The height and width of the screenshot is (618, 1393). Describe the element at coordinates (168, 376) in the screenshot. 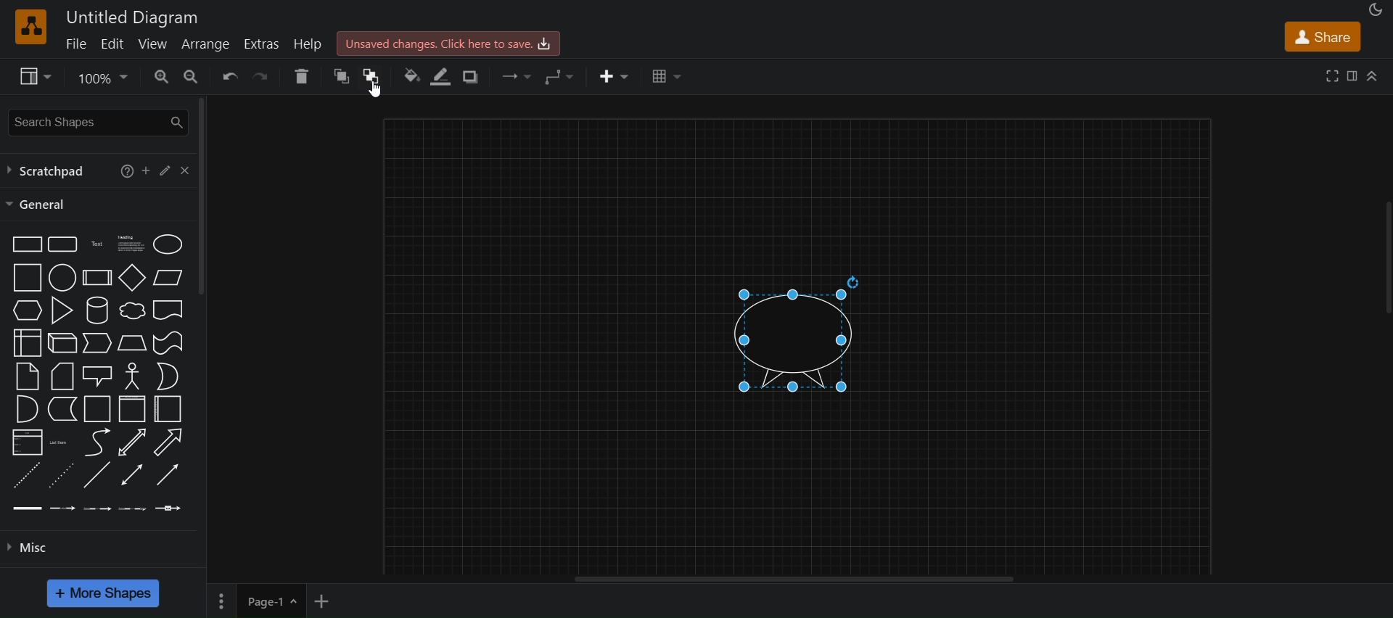

I see `or` at that location.